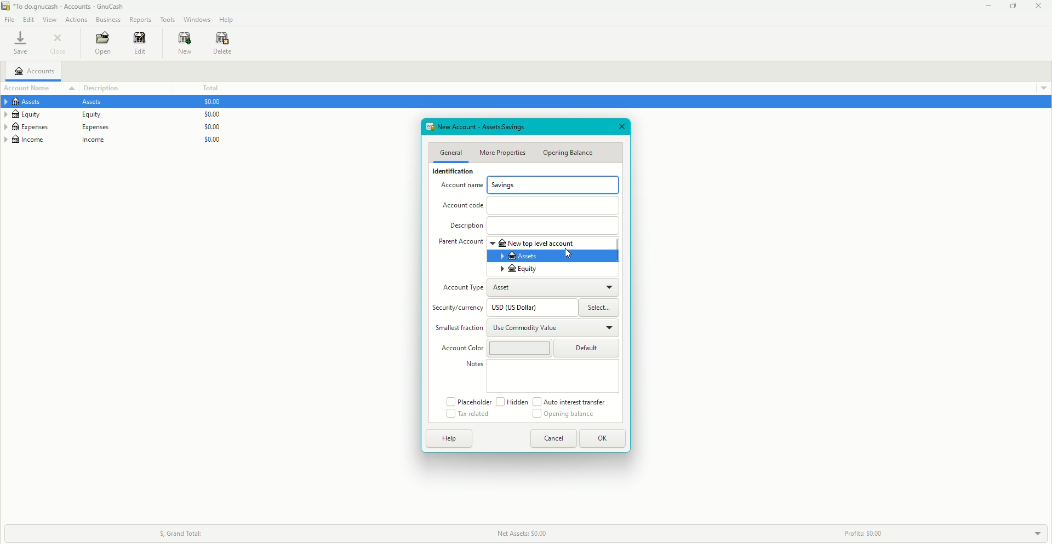 This screenshot has width=1052, height=544. Describe the element at coordinates (208, 124) in the screenshot. I see `$0` at that location.